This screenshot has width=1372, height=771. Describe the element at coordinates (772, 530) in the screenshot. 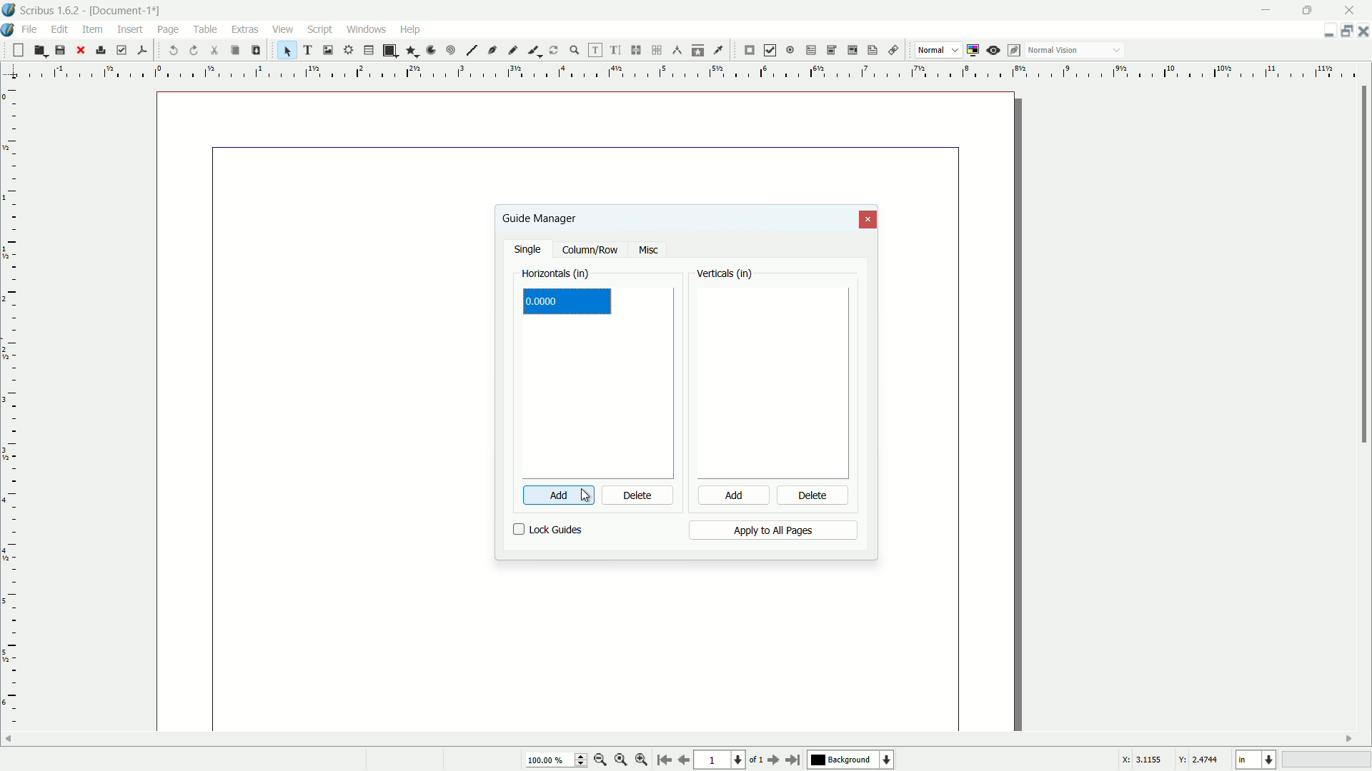

I see `apply to all pages` at that location.